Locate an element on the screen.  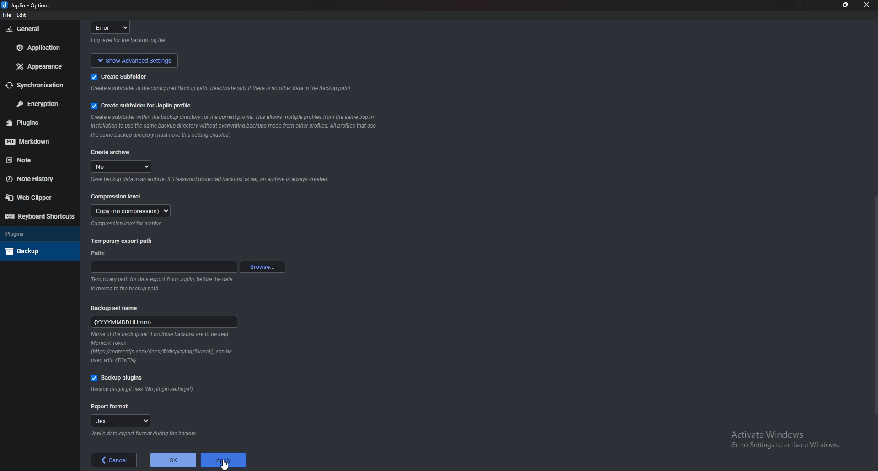
Mark down is located at coordinates (34, 140).